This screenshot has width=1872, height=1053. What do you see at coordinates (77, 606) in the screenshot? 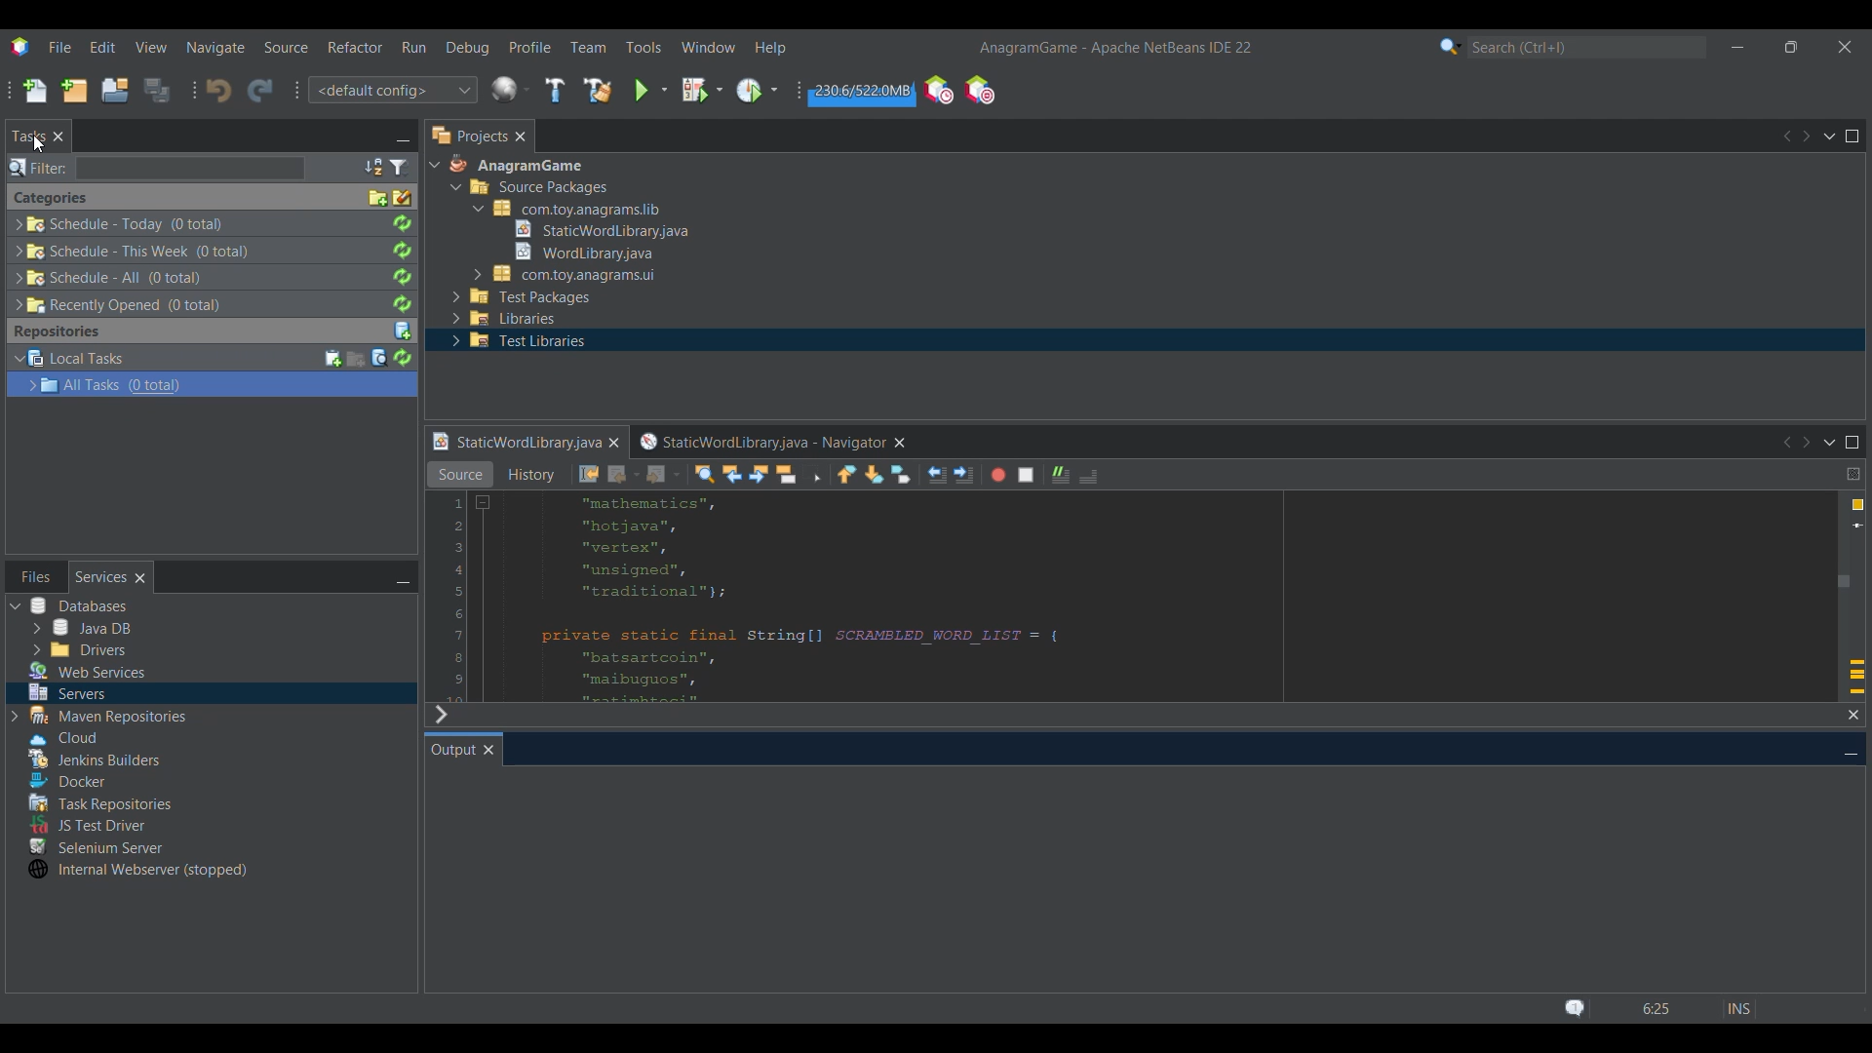
I see `` at bounding box center [77, 606].